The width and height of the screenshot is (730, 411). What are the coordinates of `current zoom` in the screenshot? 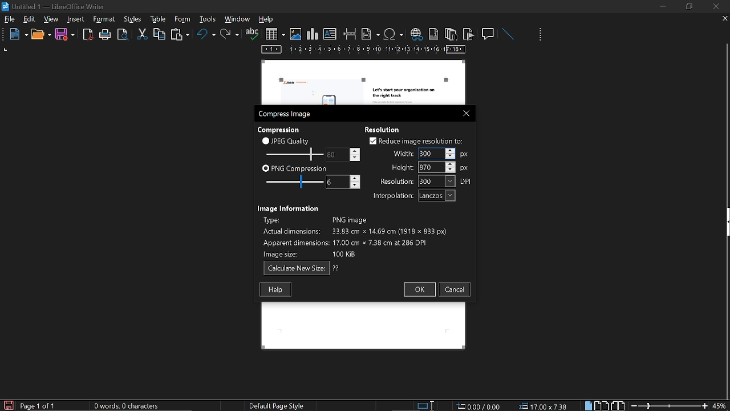 It's located at (720, 405).